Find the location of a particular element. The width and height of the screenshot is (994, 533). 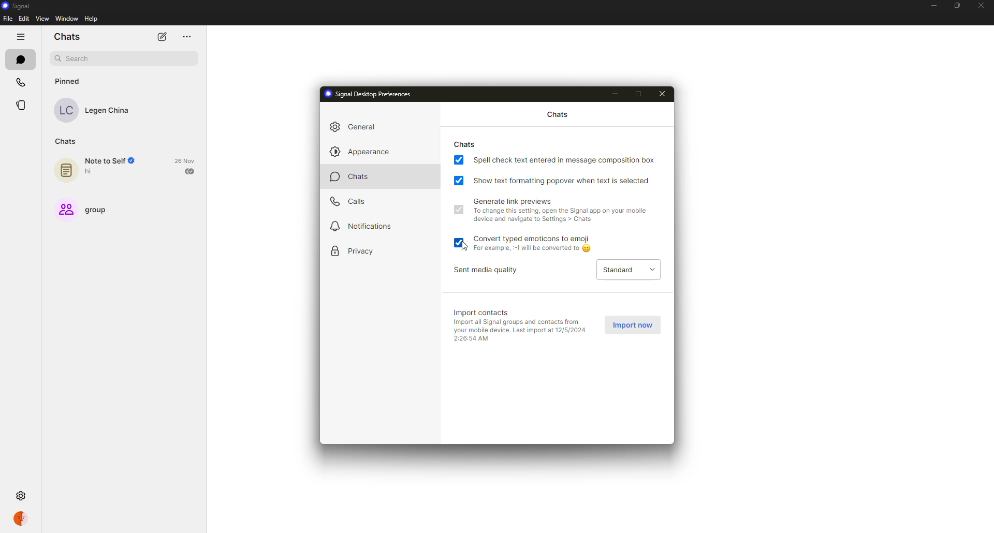

enabled is located at coordinates (458, 209).